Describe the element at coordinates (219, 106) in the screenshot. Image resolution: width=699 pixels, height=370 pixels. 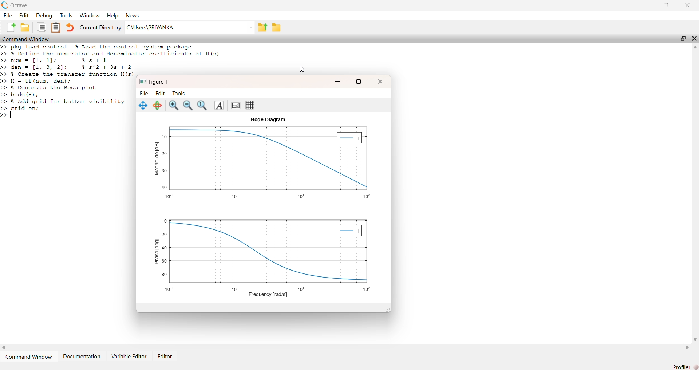
I see `Insert text` at that location.